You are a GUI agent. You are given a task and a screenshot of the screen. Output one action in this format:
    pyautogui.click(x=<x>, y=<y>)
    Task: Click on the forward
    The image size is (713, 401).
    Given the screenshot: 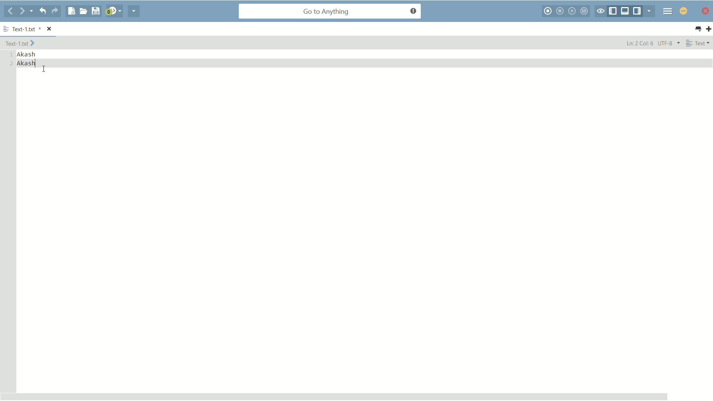 What is the action you would take?
    pyautogui.click(x=26, y=11)
    